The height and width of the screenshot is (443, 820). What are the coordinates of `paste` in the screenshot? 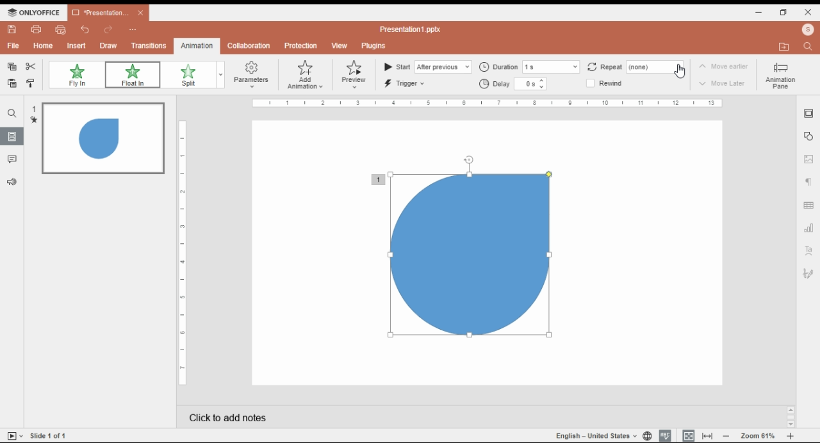 It's located at (13, 83).